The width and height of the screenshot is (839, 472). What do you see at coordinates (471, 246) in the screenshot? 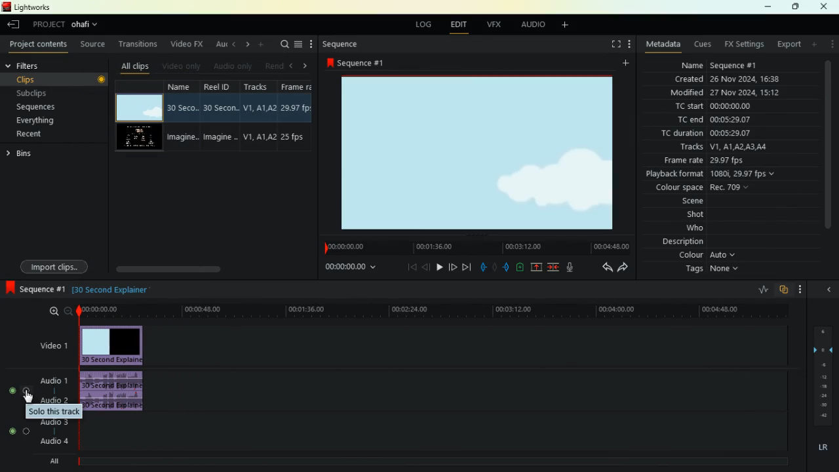
I see `timeline` at bounding box center [471, 246].